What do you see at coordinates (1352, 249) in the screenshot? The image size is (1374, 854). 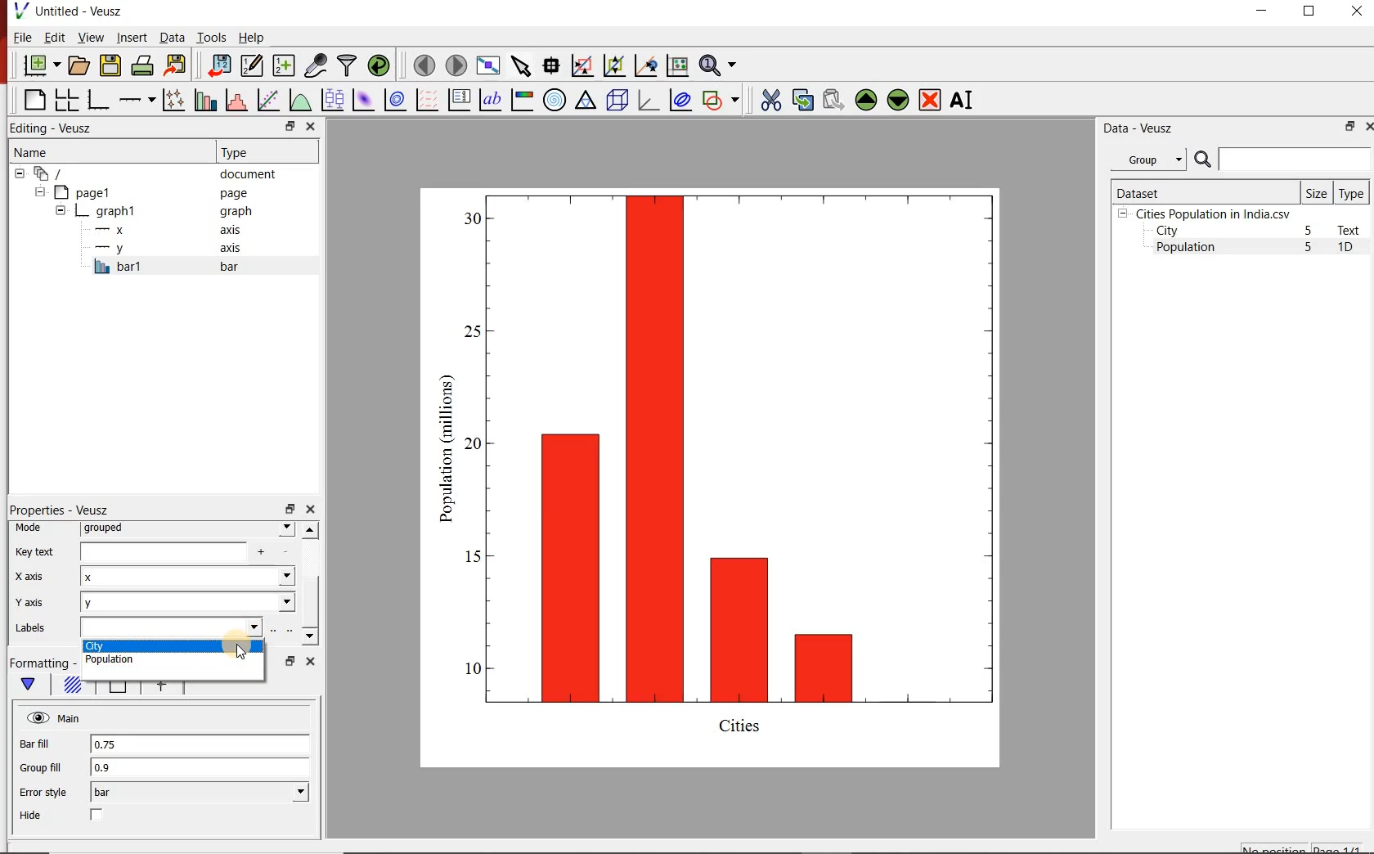 I see `1D` at bounding box center [1352, 249].